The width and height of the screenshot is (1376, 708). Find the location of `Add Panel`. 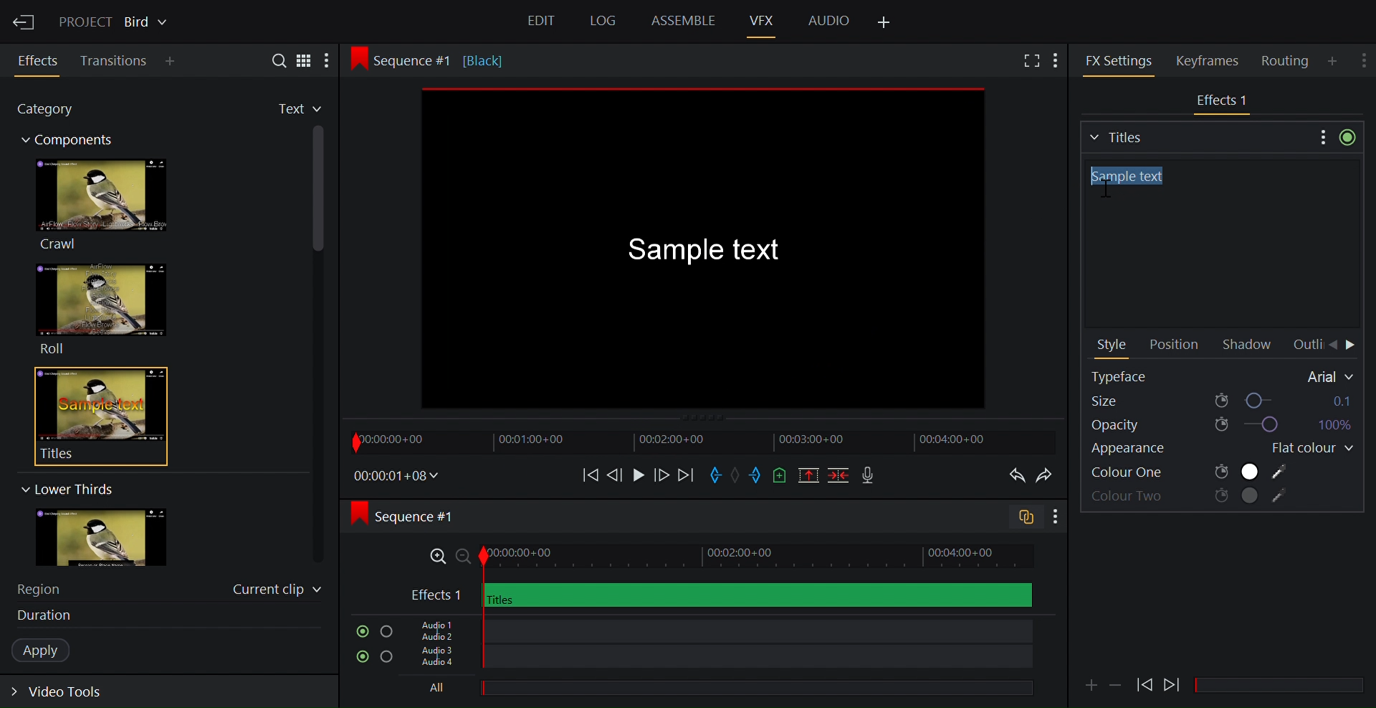

Add Panel is located at coordinates (885, 23).